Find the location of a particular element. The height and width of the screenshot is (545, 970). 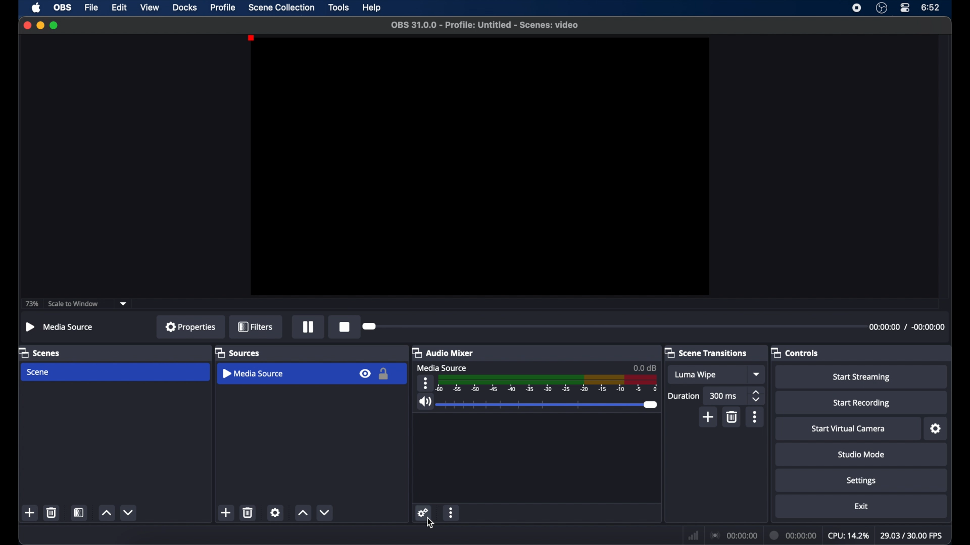

dropdown is located at coordinates (122, 303).